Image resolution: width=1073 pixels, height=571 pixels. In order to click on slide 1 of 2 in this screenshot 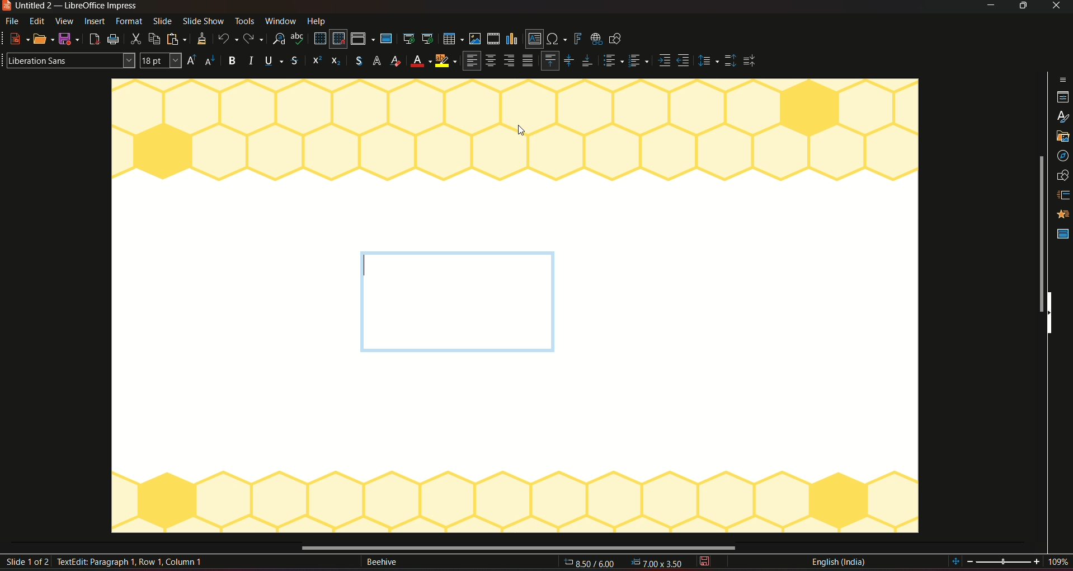, I will do `click(29, 563)`.